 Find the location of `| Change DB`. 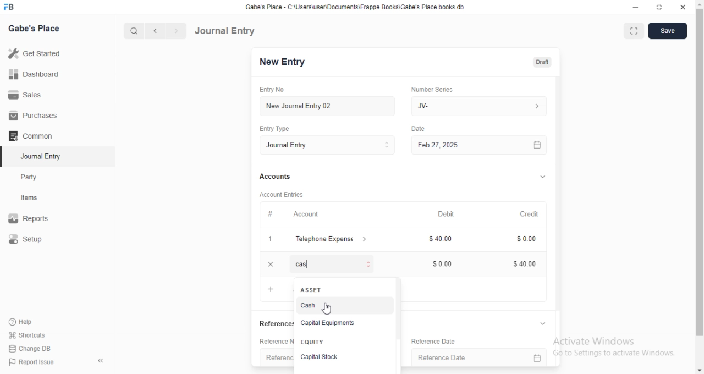

| Change DB is located at coordinates (30, 348).